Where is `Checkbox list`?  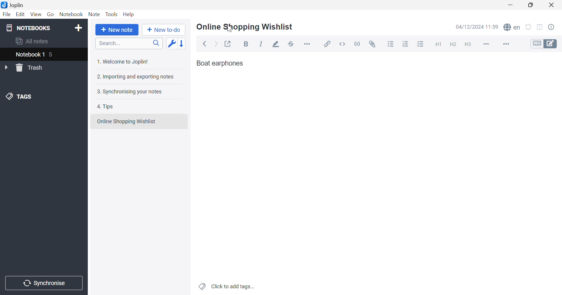 Checkbox list is located at coordinates (422, 44).